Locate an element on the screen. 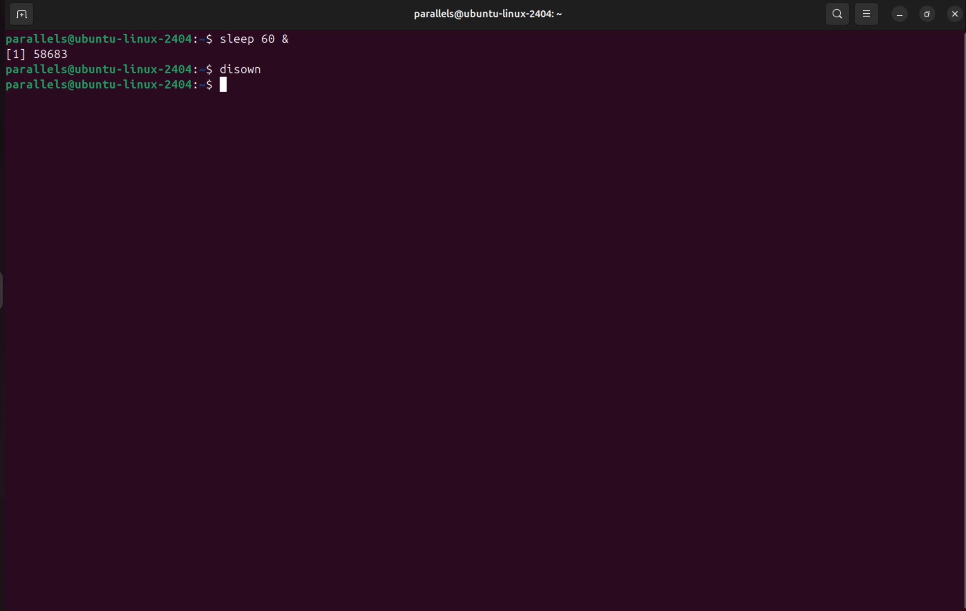 The image size is (966, 611). disown is located at coordinates (247, 70).